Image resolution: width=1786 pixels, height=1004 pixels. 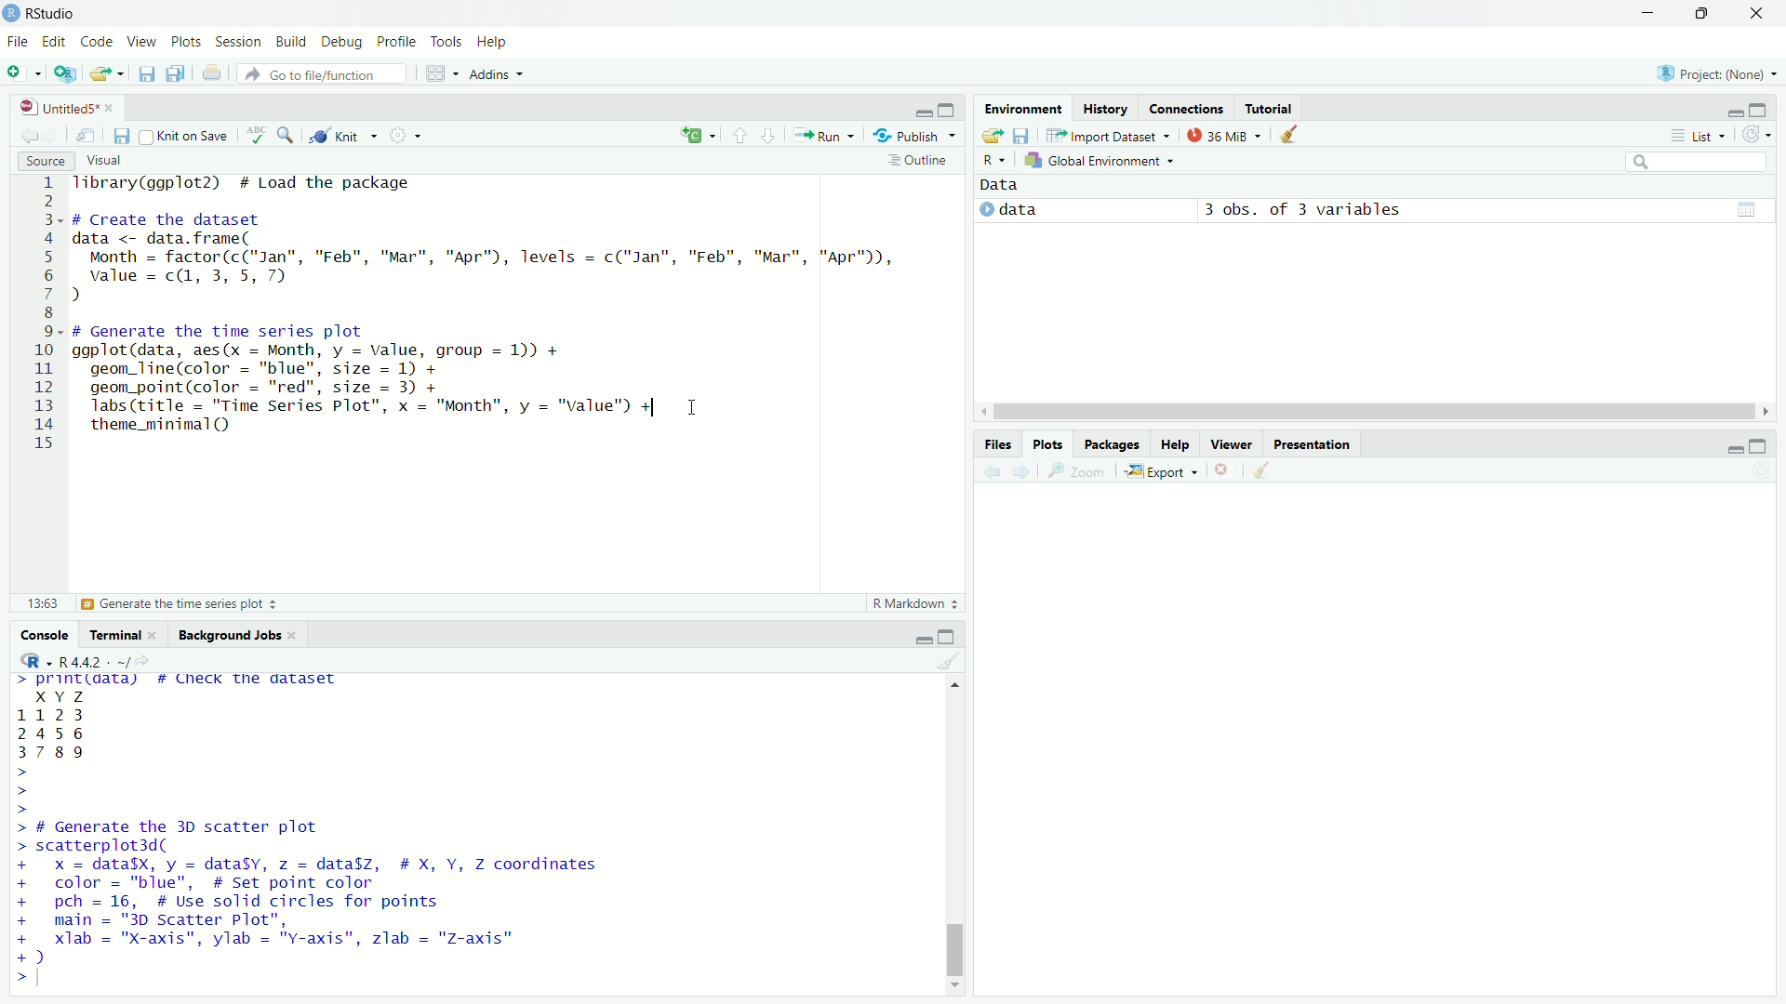 What do you see at coordinates (16, 41) in the screenshot?
I see `file` at bounding box center [16, 41].